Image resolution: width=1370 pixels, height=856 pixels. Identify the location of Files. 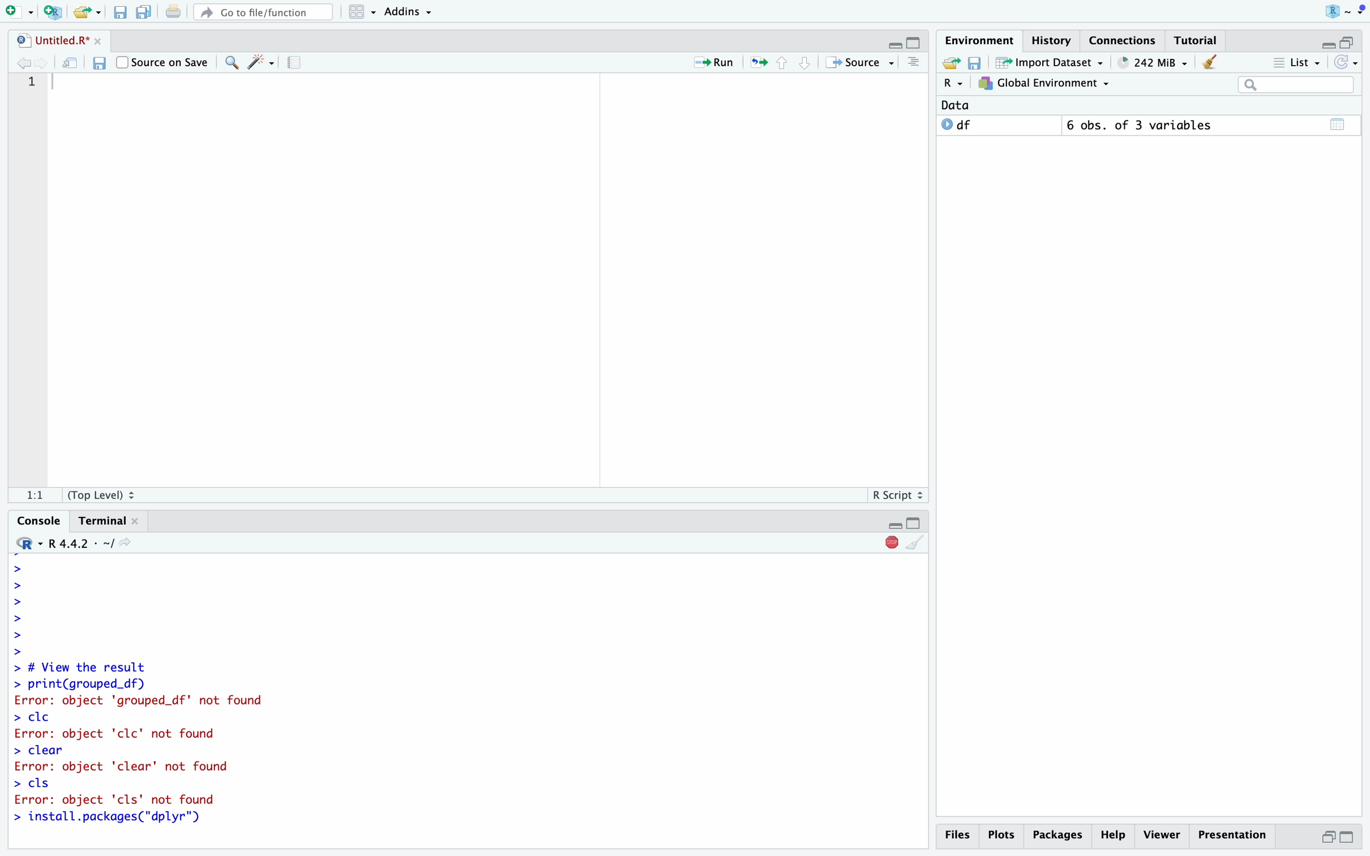
(960, 836).